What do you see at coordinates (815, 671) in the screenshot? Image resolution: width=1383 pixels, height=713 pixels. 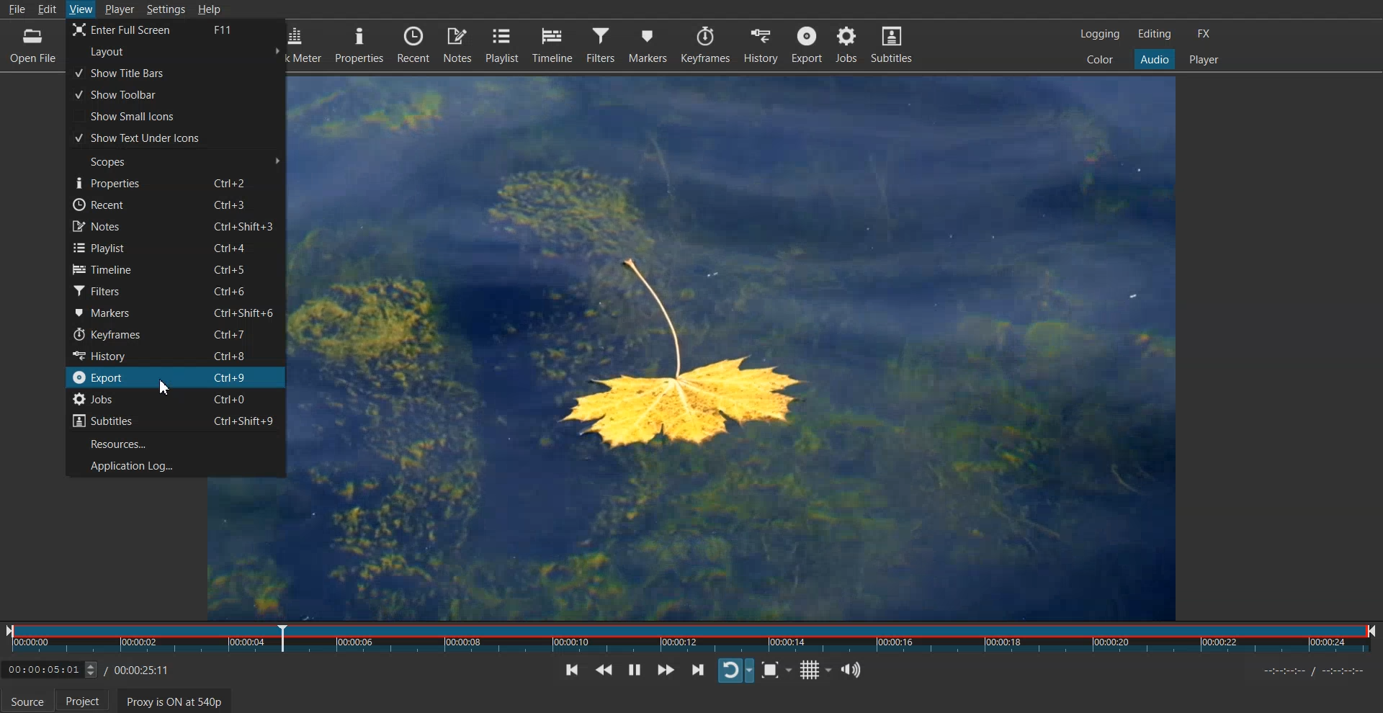 I see `Toggle grid display on the player` at bounding box center [815, 671].